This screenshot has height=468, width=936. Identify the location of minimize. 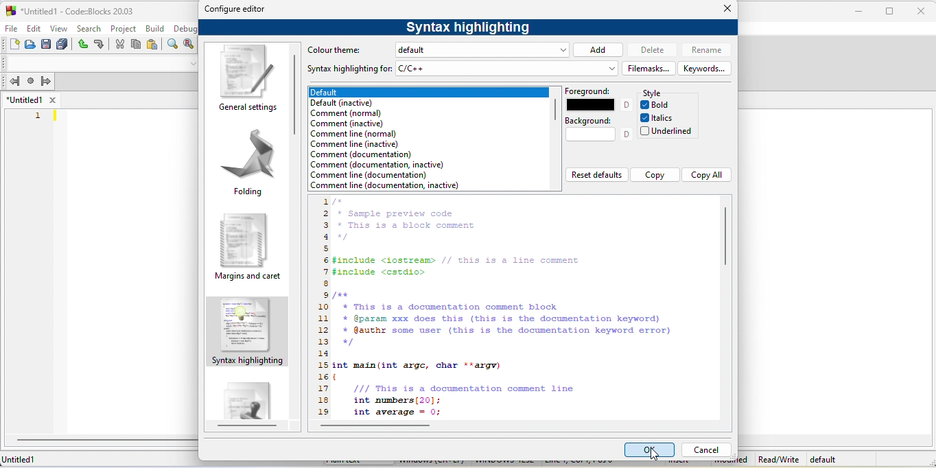
(862, 11).